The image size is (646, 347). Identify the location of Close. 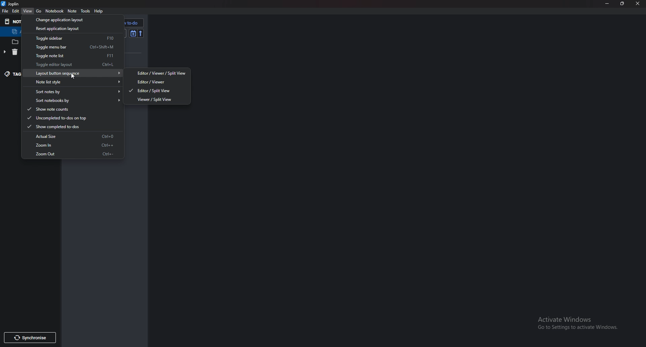
(639, 3).